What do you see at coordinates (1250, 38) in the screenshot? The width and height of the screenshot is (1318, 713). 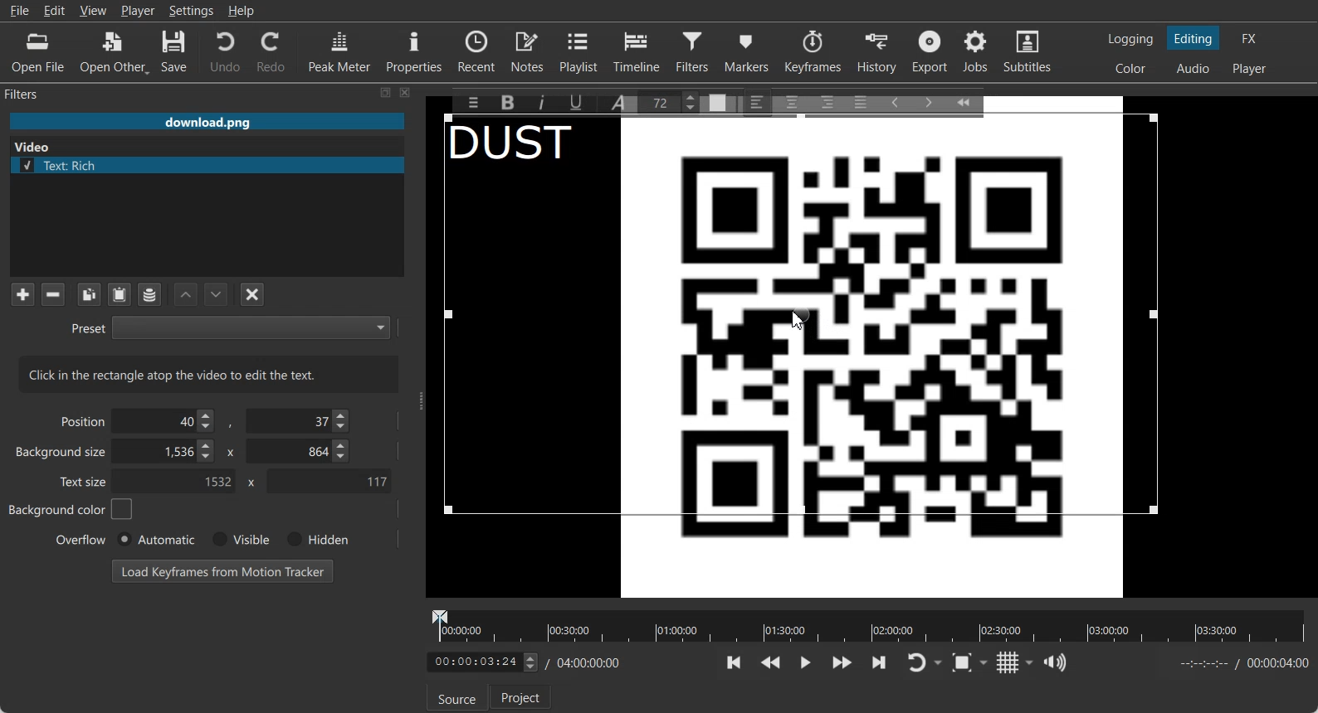 I see `Switching to the Effect layout` at bounding box center [1250, 38].